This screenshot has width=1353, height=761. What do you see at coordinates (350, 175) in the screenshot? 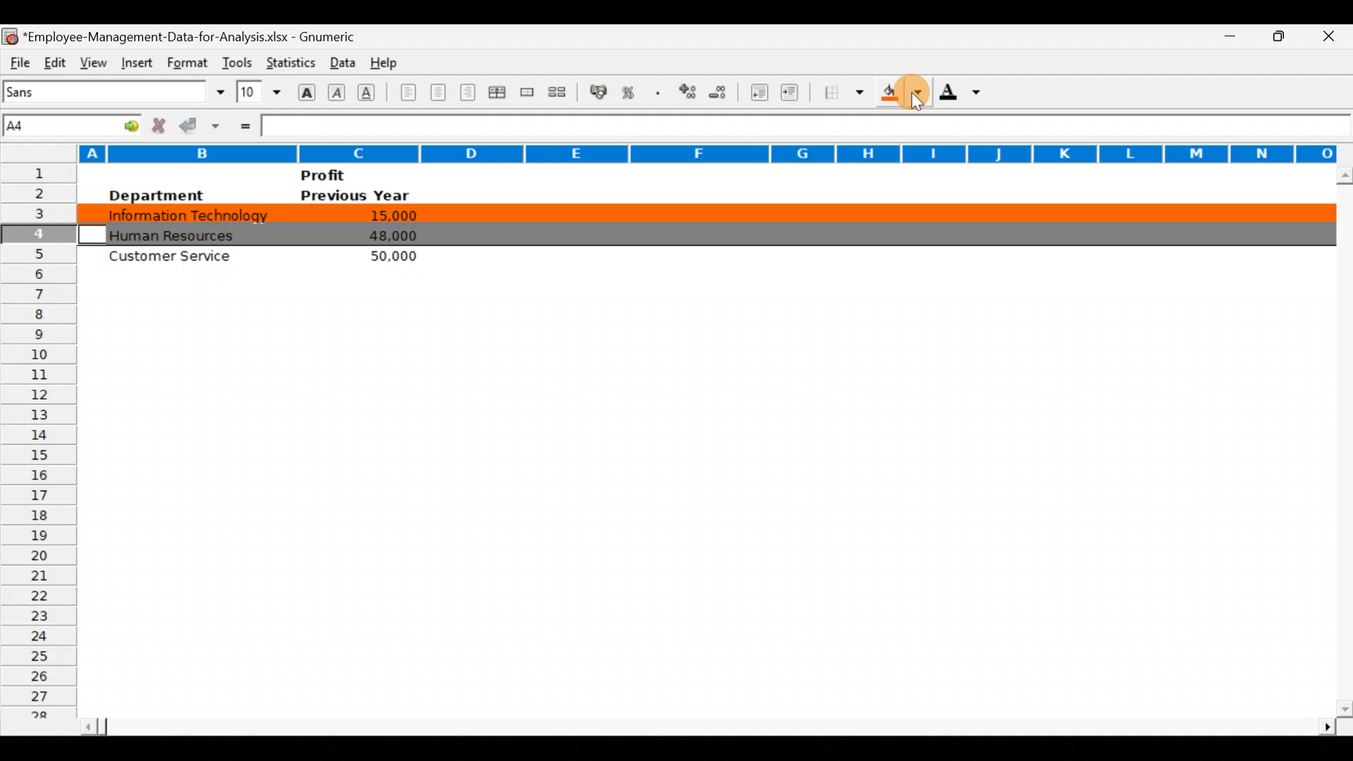
I see `Profit` at bounding box center [350, 175].